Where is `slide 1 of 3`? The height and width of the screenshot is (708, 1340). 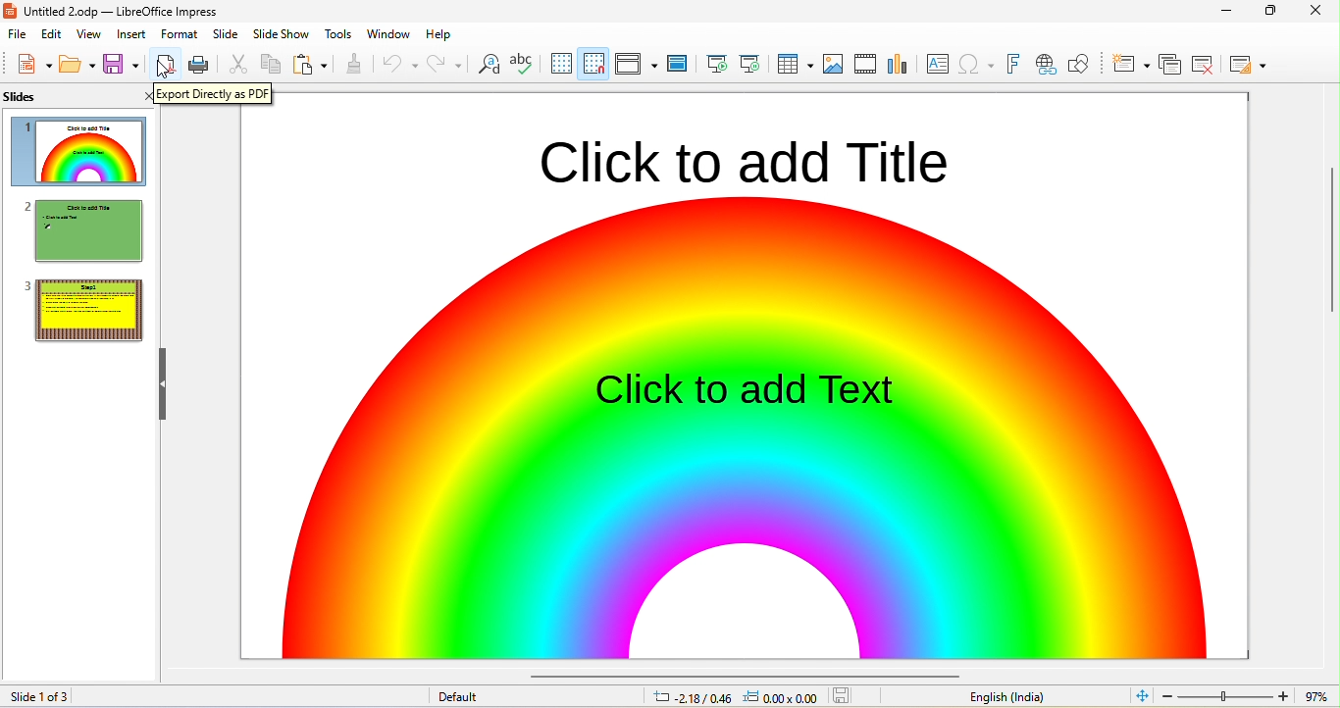 slide 1 of 3 is located at coordinates (72, 696).